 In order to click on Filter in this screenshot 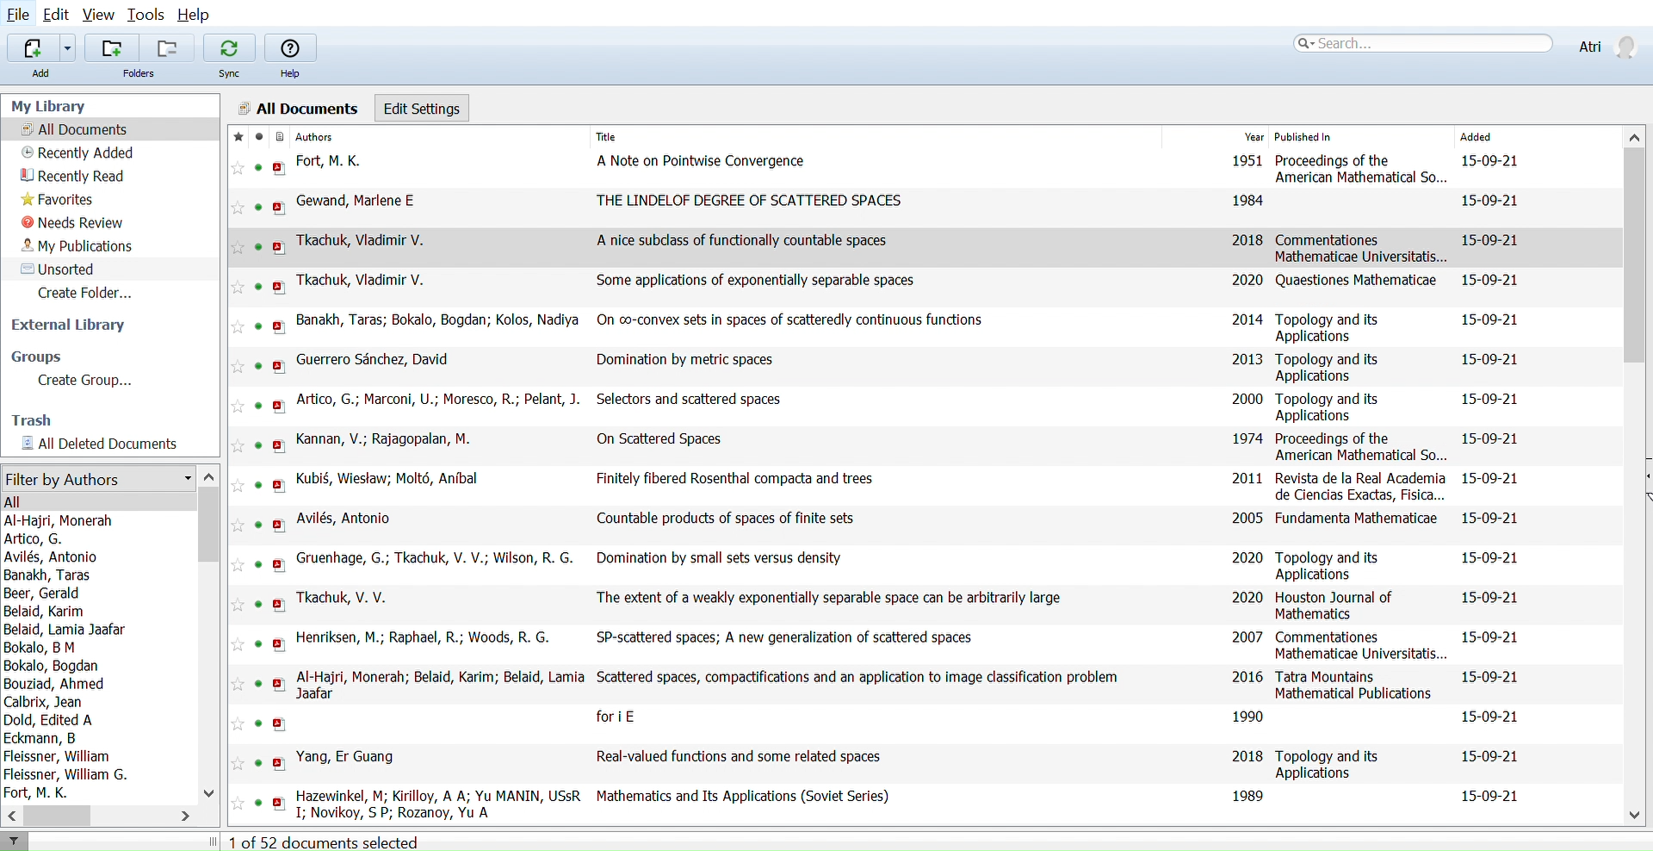, I will do `click(15, 842)`.